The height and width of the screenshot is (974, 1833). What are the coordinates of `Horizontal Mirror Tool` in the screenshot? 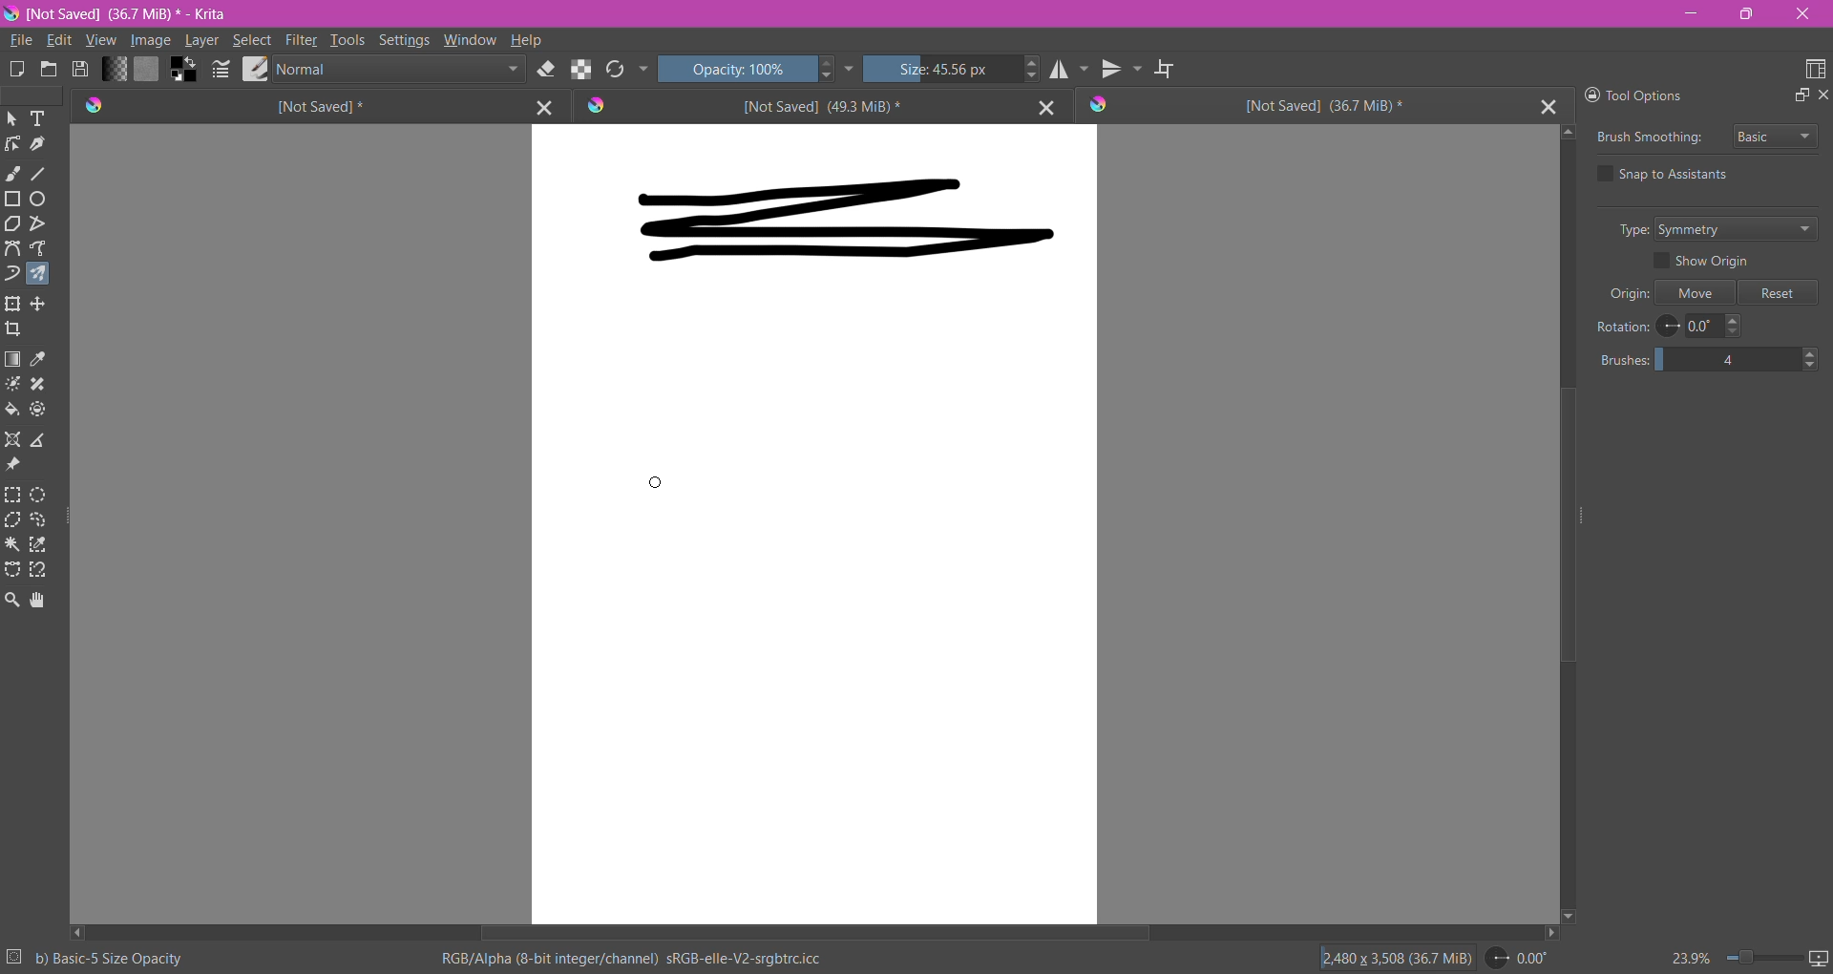 It's located at (1068, 70).